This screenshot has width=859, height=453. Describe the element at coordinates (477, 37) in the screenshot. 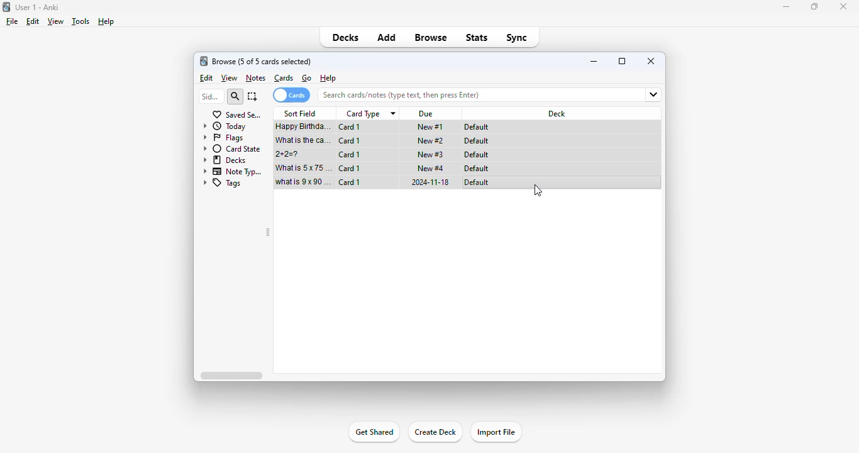

I see `stats` at that location.